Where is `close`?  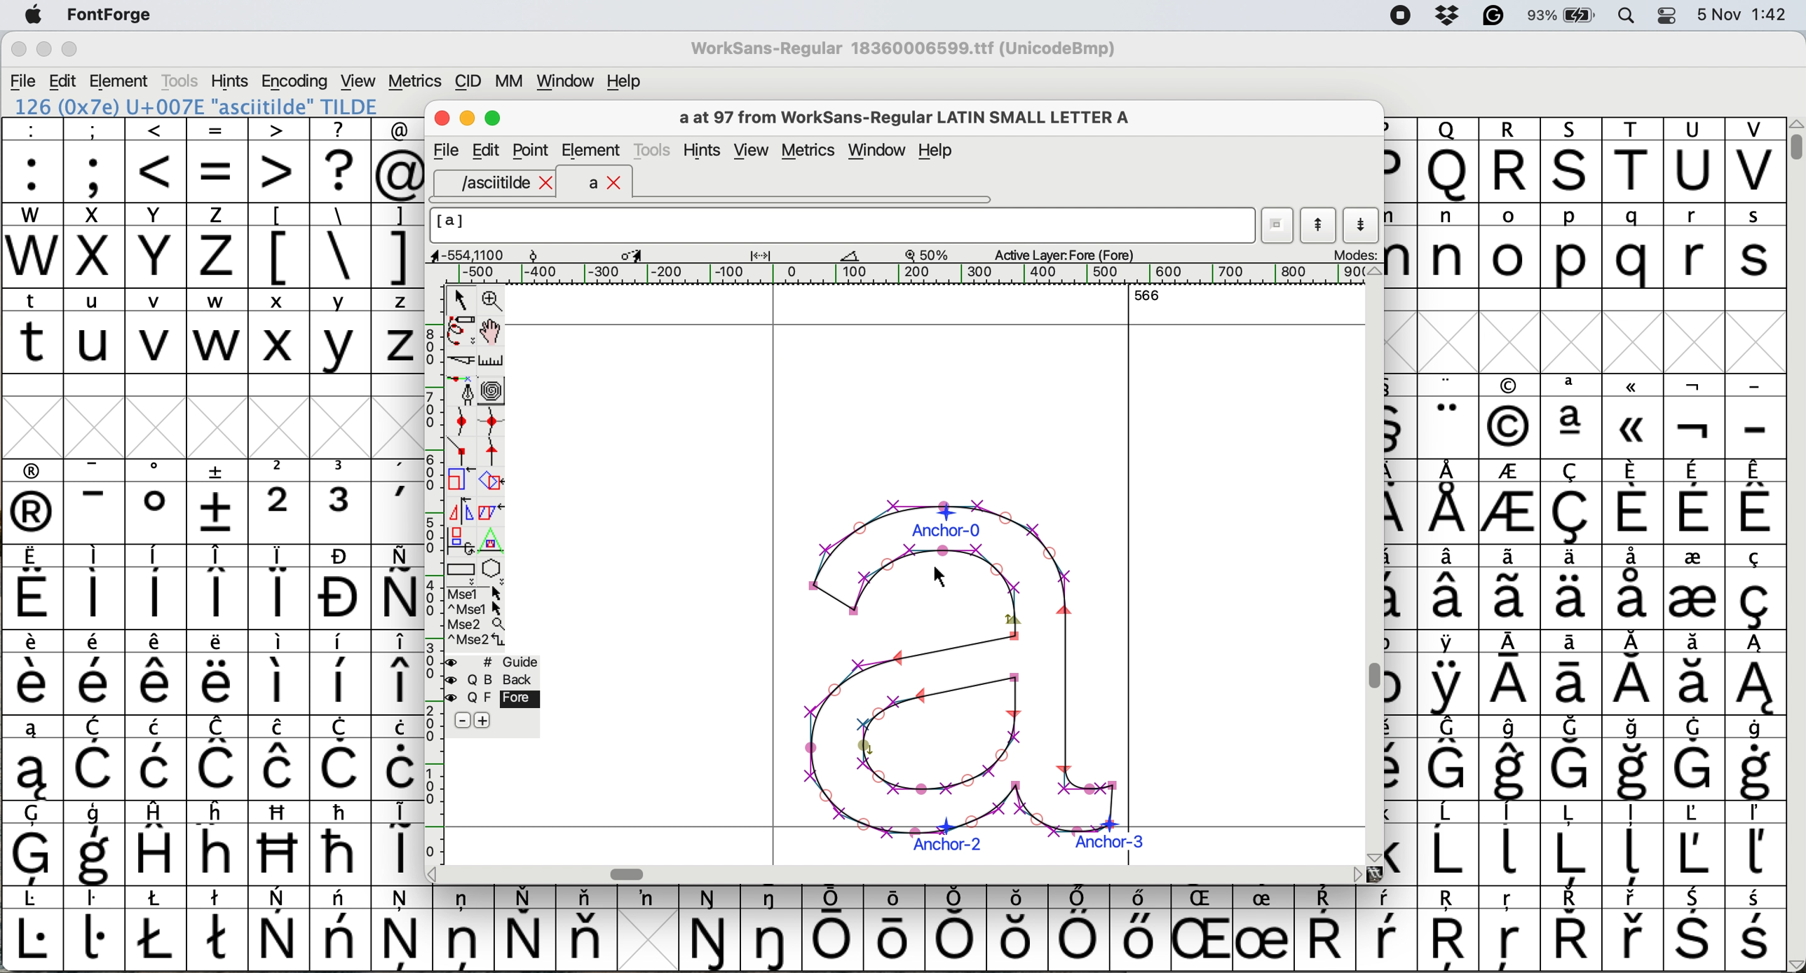
close is located at coordinates (18, 51).